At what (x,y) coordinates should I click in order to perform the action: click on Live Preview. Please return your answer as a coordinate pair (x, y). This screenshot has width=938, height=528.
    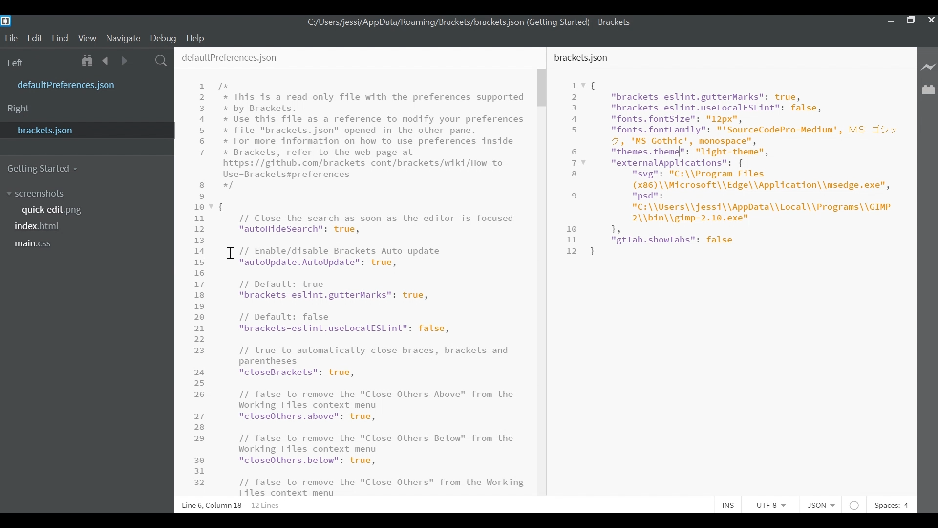
    Looking at the image, I should click on (927, 66).